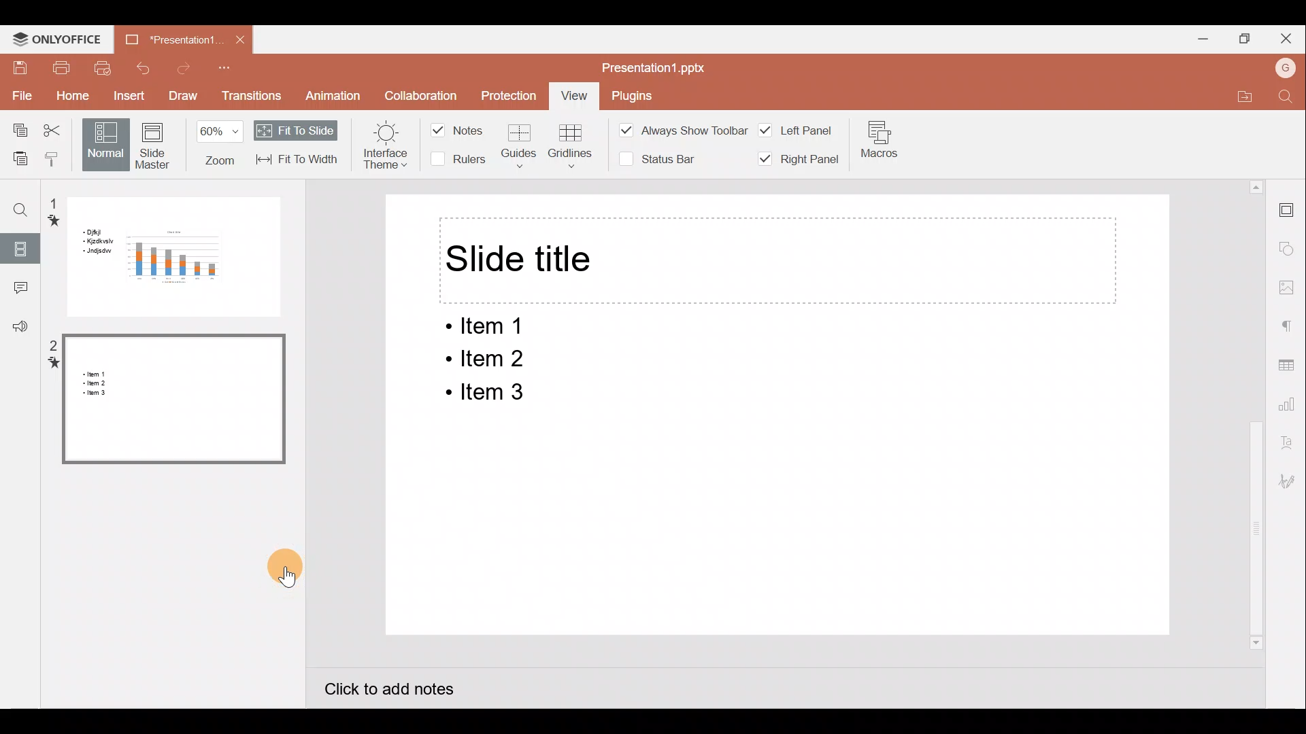  I want to click on Paste, so click(19, 157).